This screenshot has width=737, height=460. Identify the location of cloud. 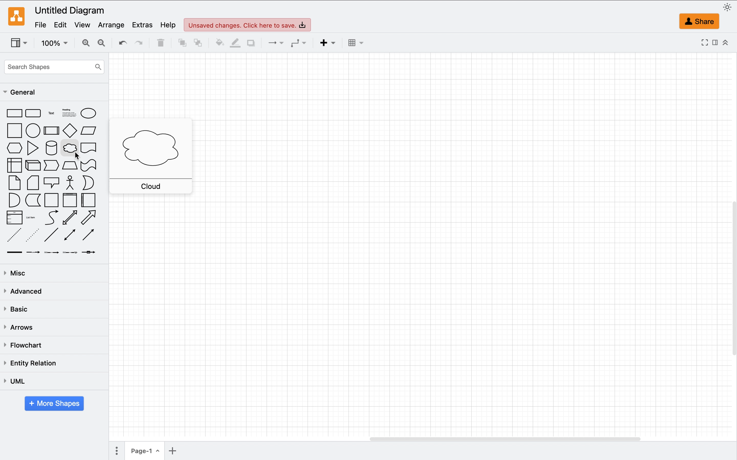
(69, 148).